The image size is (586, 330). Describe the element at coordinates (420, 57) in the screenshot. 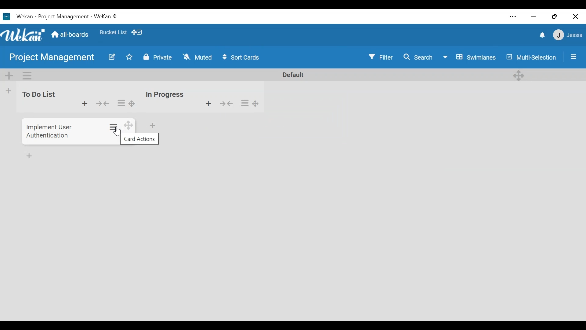

I see `Search` at that location.